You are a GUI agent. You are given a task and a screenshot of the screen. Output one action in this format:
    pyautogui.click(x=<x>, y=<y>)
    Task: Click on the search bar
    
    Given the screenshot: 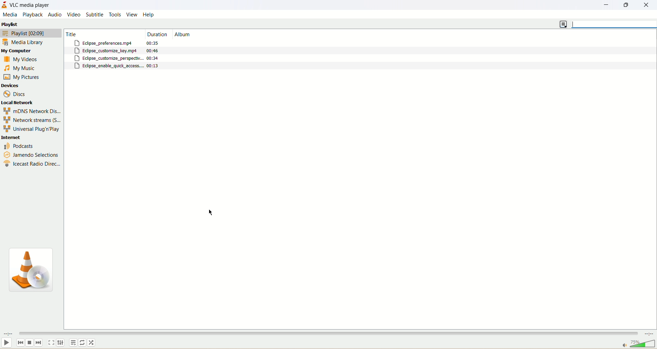 What is the action you would take?
    pyautogui.click(x=614, y=24)
    